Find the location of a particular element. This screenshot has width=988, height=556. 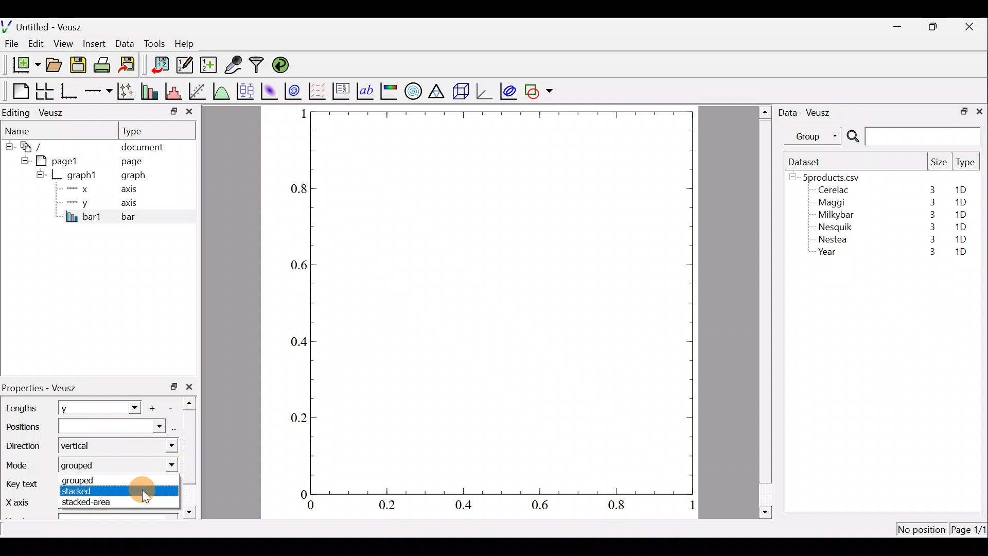

Create new dataset using ranges, parametrically, or as functions of existing datasets. is located at coordinates (209, 65).